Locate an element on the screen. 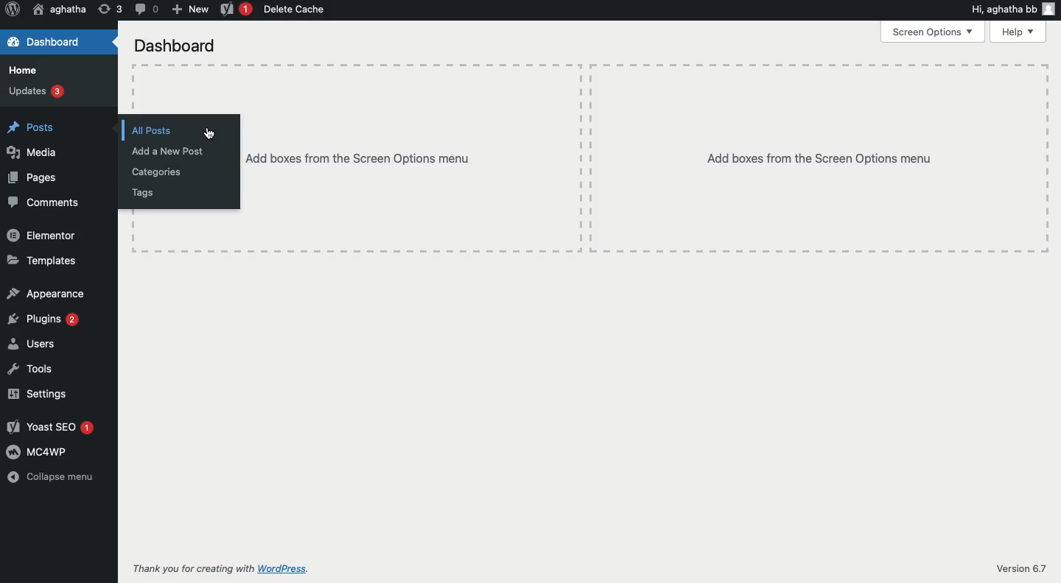  Comment is located at coordinates (143, 10).